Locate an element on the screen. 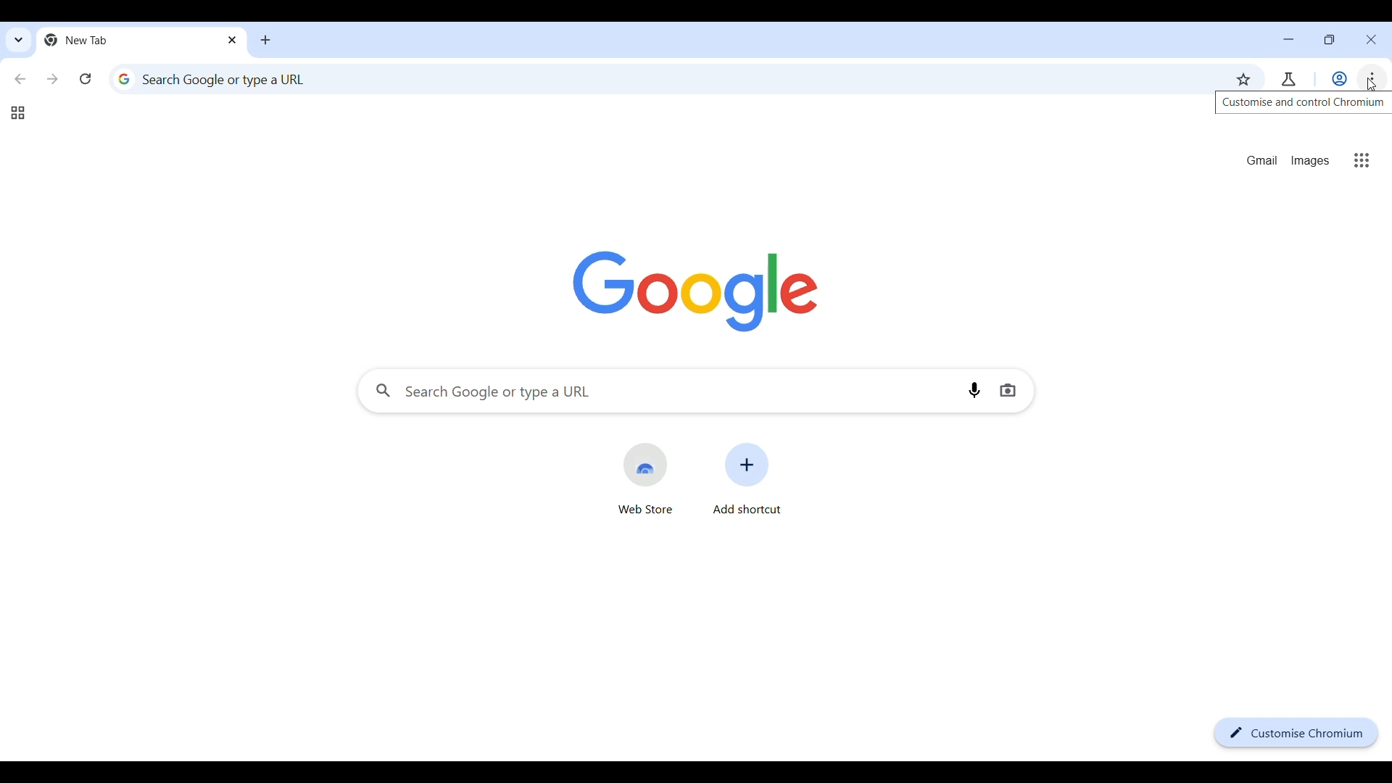 This screenshot has width=1392, height=783. Quick search tabs is located at coordinates (17, 42).